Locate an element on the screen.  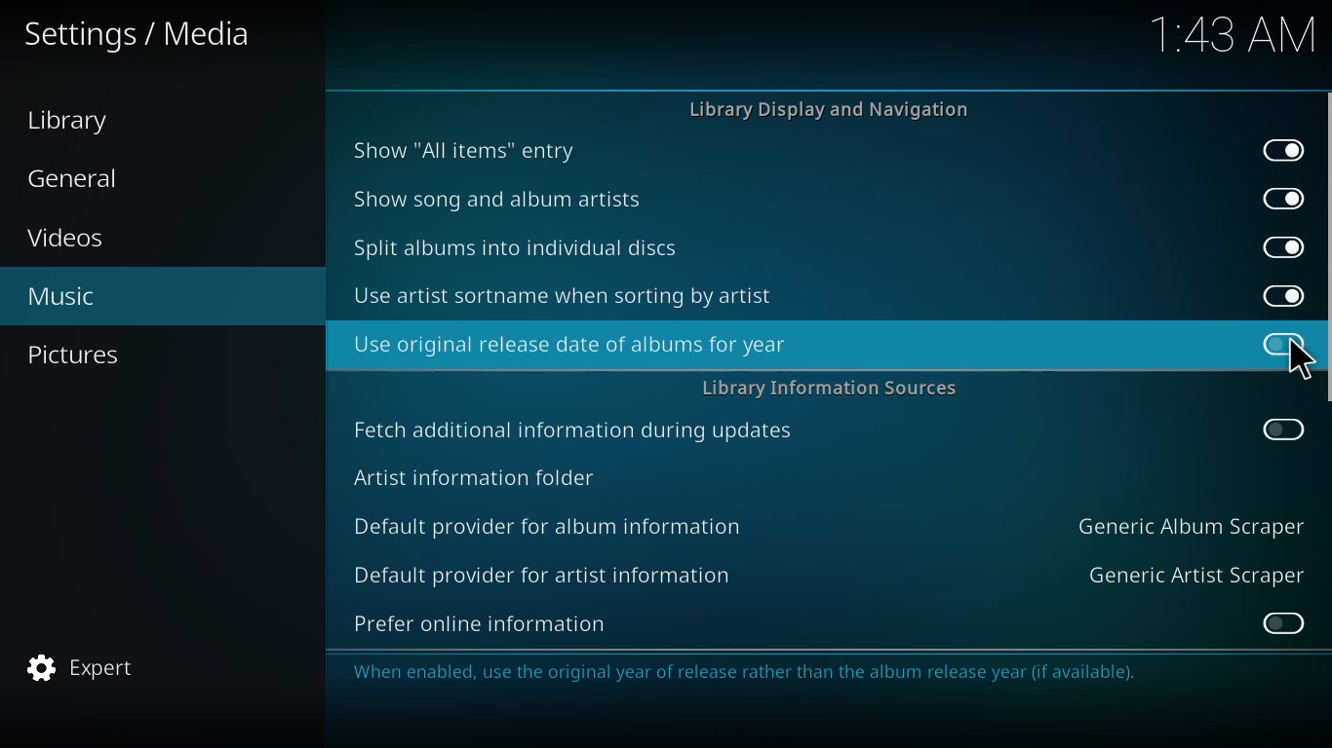
time is located at coordinates (1227, 35).